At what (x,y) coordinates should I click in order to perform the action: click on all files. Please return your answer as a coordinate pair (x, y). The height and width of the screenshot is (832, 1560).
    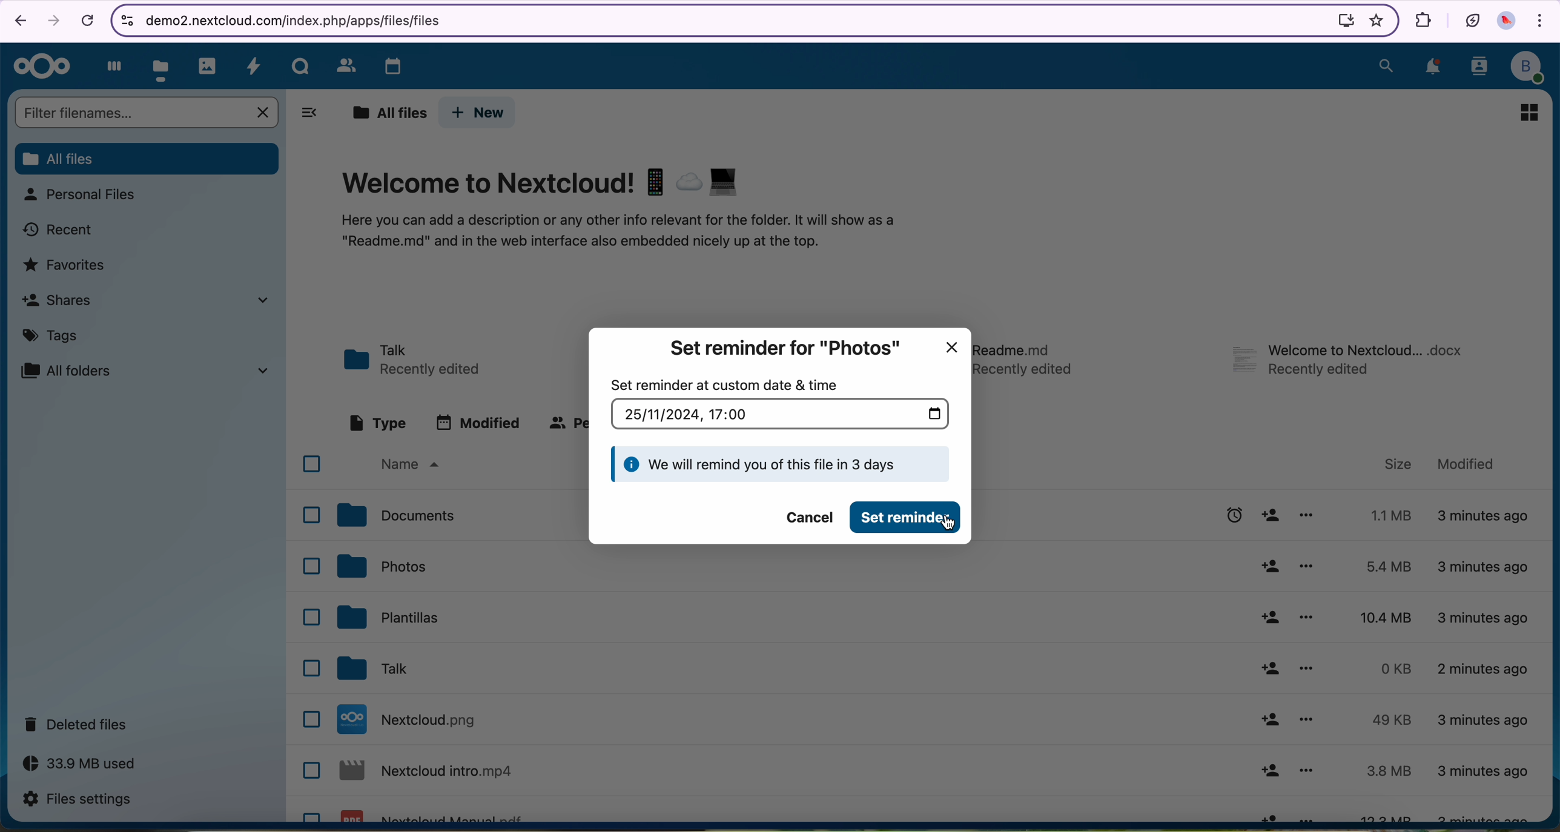
    Looking at the image, I should click on (386, 112).